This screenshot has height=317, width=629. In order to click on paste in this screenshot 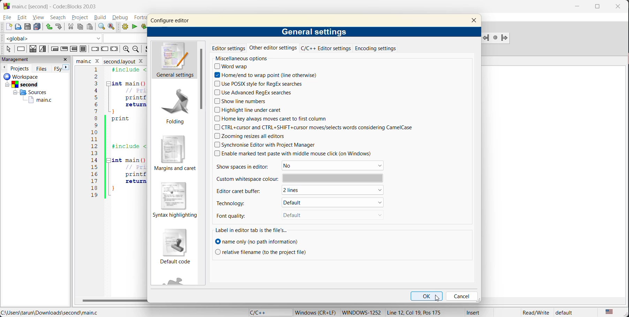, I will do `click(90, 27)`.